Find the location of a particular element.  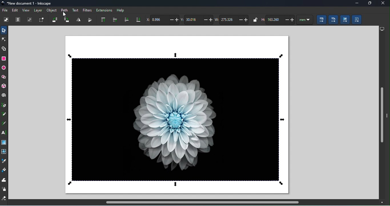

When scaling objects, scale the stroke width by same proportion is located at coordinates (320, 20).